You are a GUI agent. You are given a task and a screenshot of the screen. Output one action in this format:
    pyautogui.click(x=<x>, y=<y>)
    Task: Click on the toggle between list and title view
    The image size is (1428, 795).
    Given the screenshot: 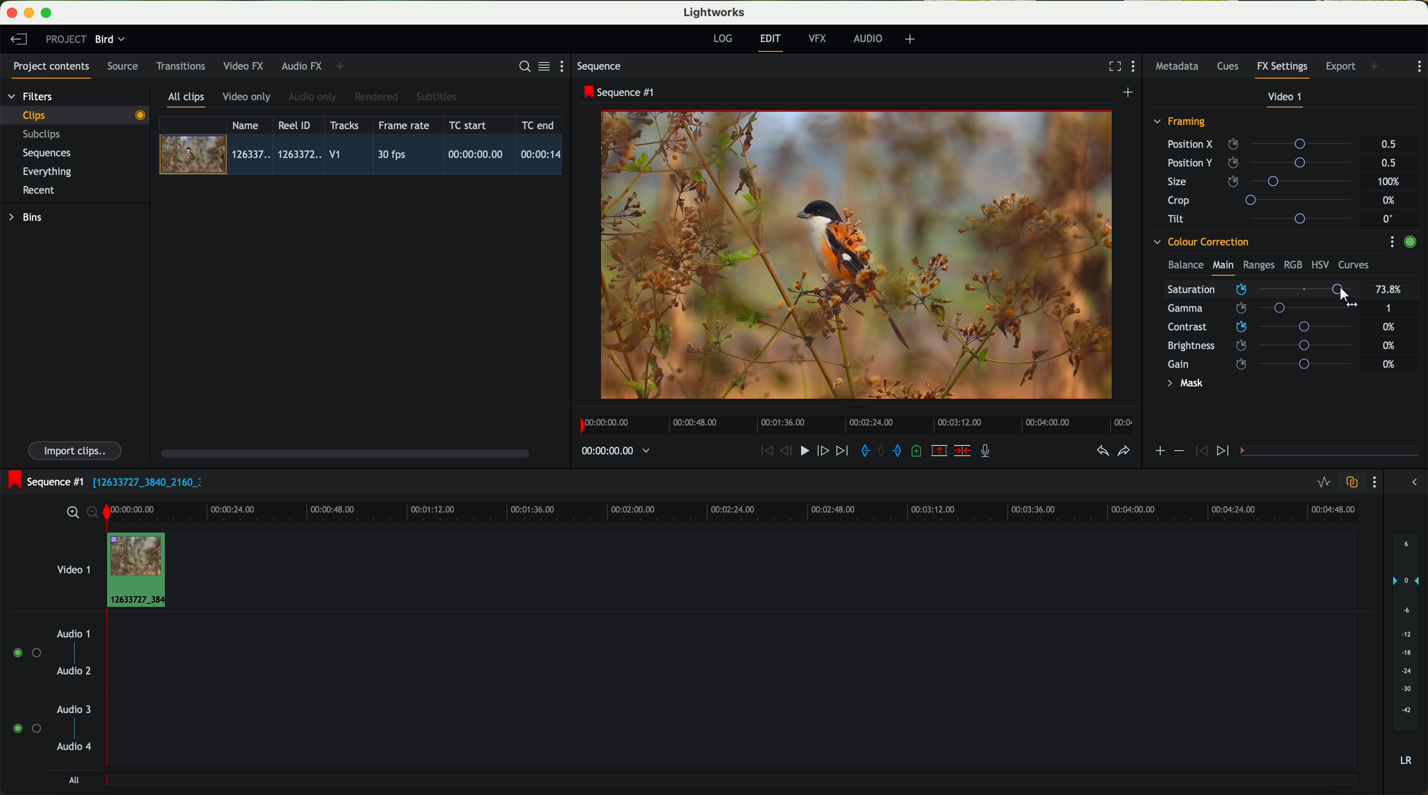 What is the action you would take?
    pyautogui.click(x=543, y=66)
    